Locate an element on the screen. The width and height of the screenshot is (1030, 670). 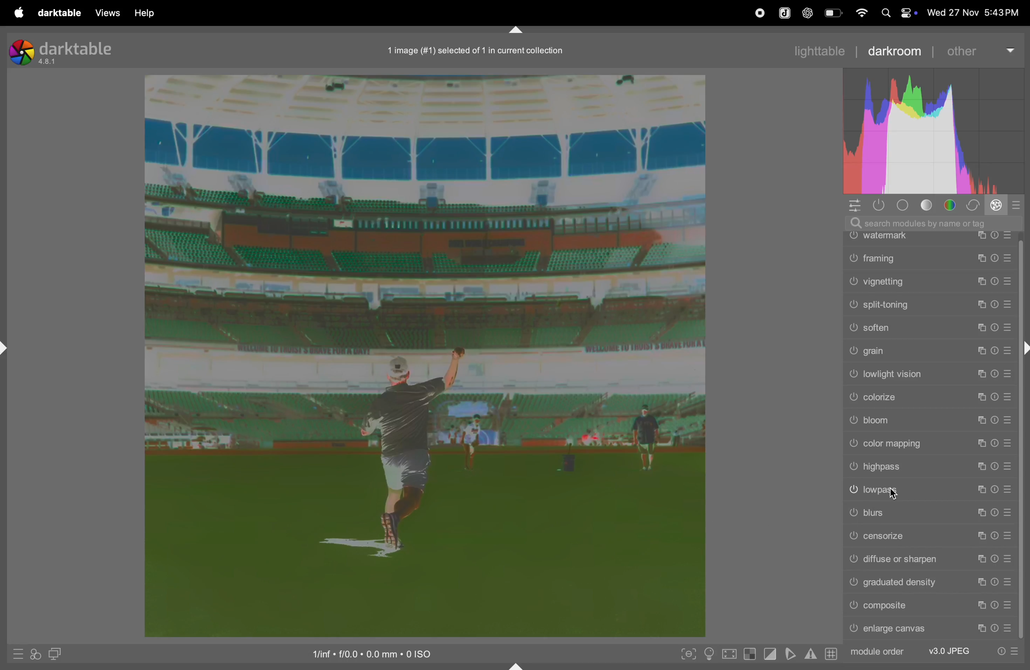
histogram is located at coordinates (937, 132).